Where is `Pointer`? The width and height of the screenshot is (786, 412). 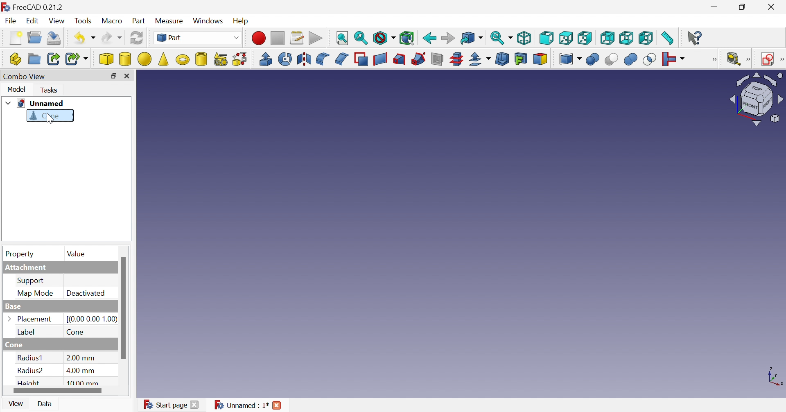
Pointer is located at coordinates (49, 119).